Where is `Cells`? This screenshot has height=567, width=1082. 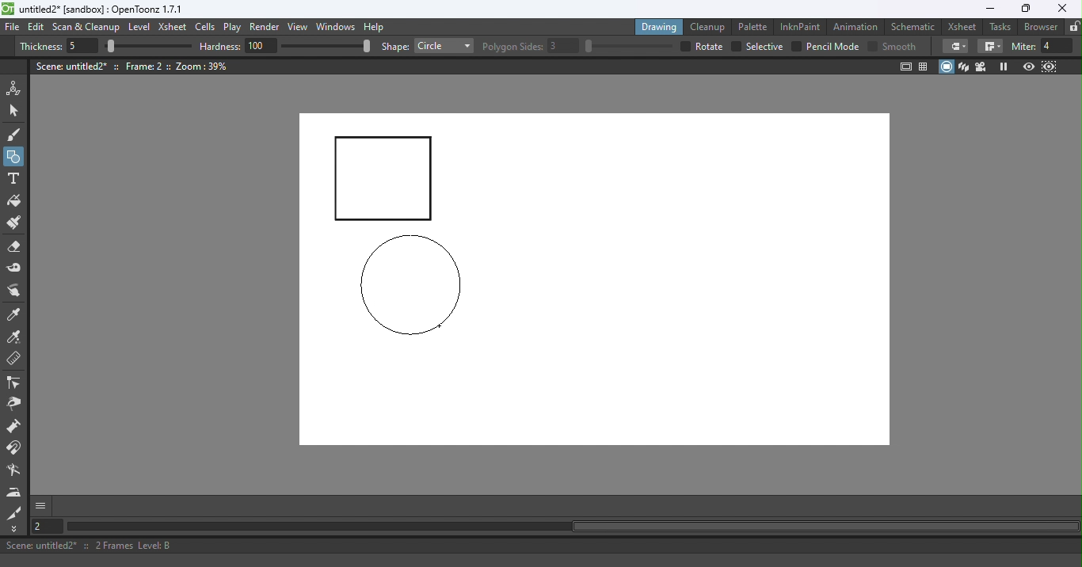
Cells is located at coordinates (208, 28).